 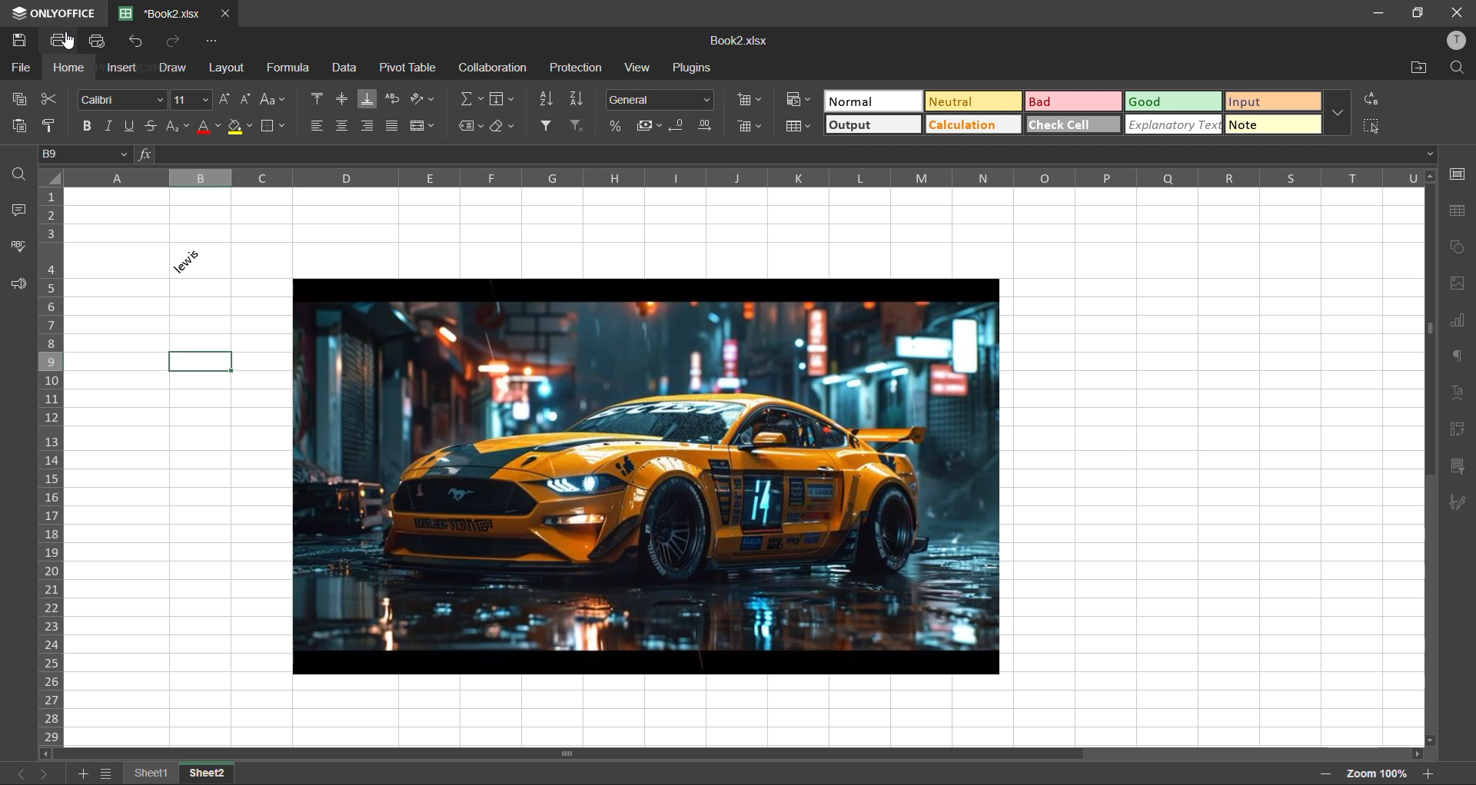 What do you see at coordinates (19, 101) in the screenshot?
I see `copy` at bounding box center [19, 101].